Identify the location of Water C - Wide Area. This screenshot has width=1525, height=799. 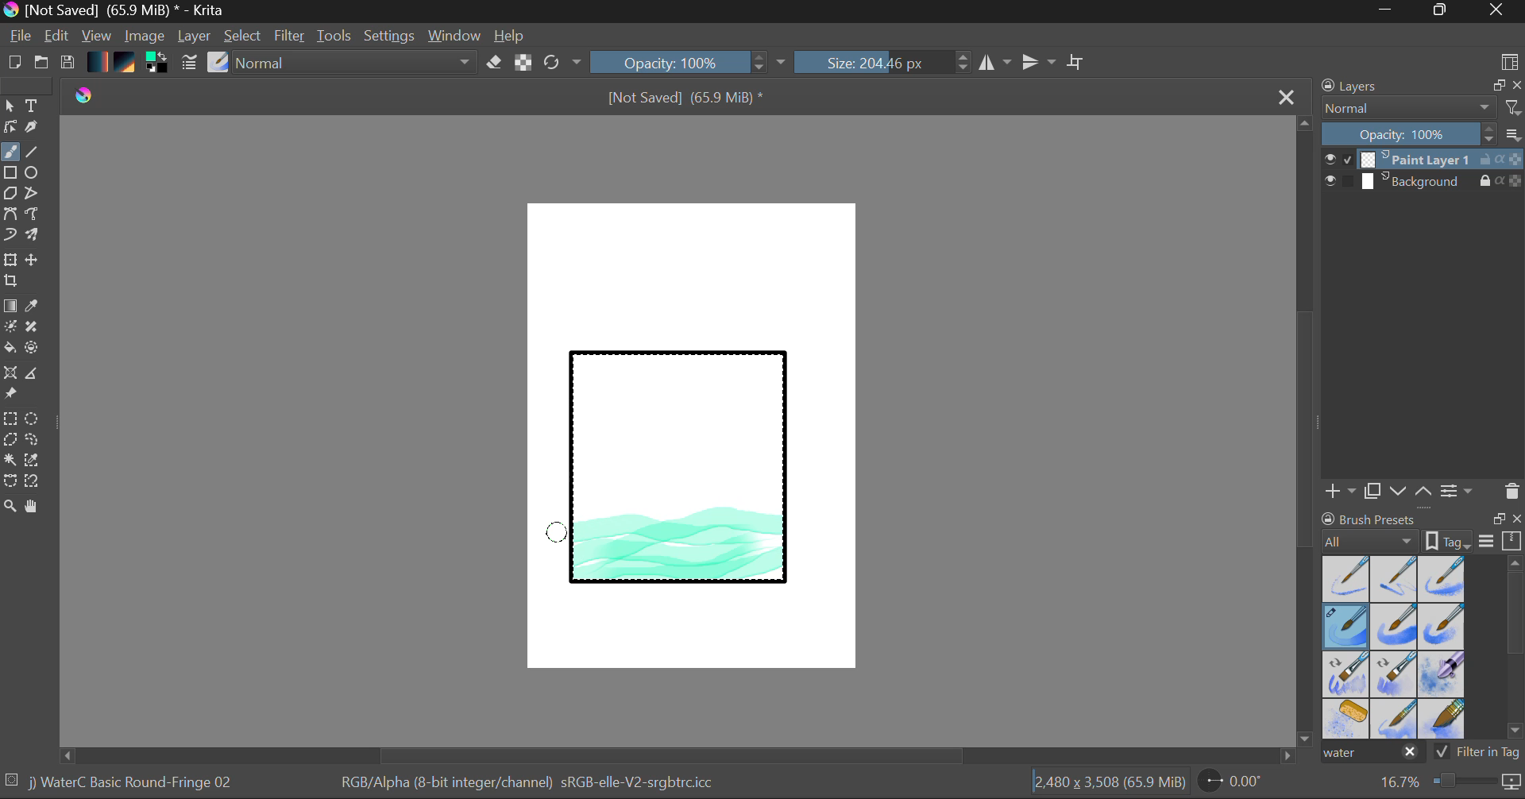
(1444, 720).